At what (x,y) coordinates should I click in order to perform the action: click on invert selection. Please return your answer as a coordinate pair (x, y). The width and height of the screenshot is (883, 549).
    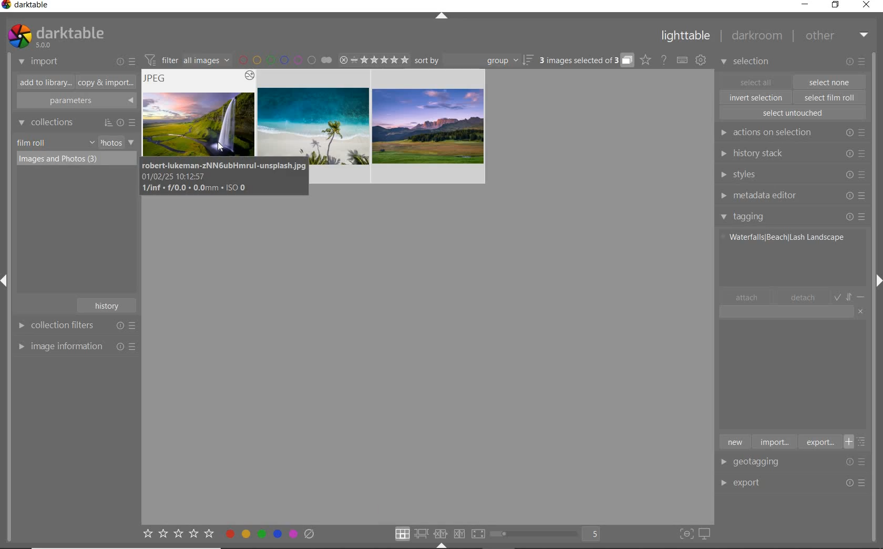
    Looking at the image, I should click on (757, 97).